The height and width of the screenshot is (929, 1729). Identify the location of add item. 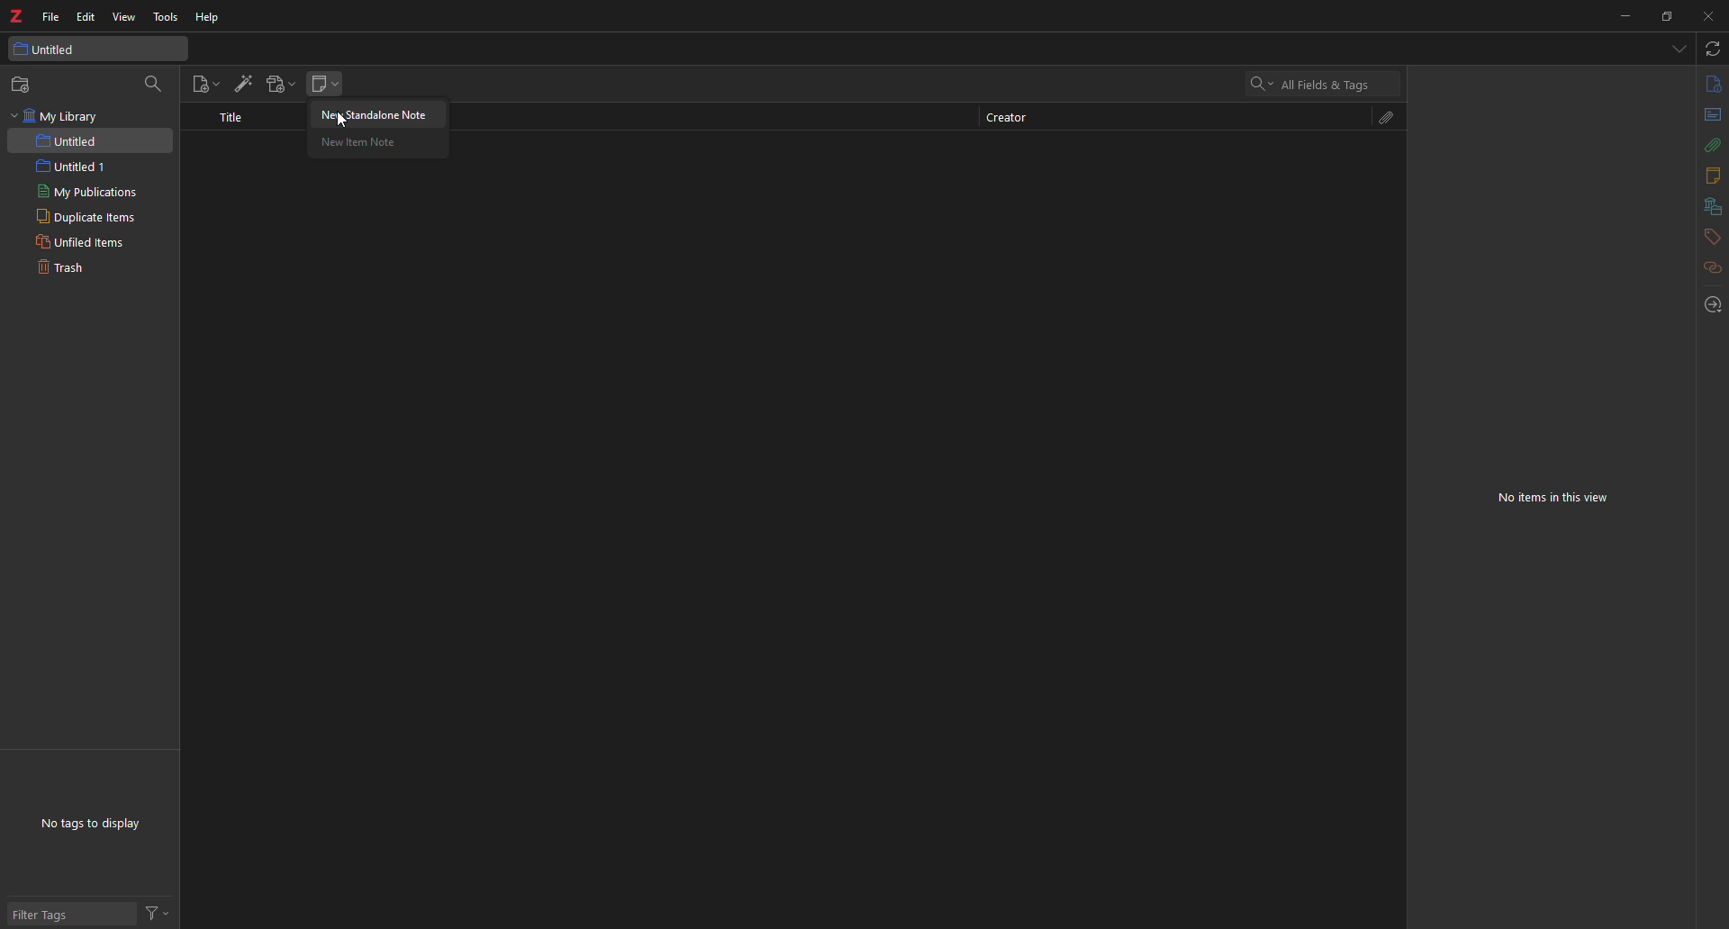
(243, 84).